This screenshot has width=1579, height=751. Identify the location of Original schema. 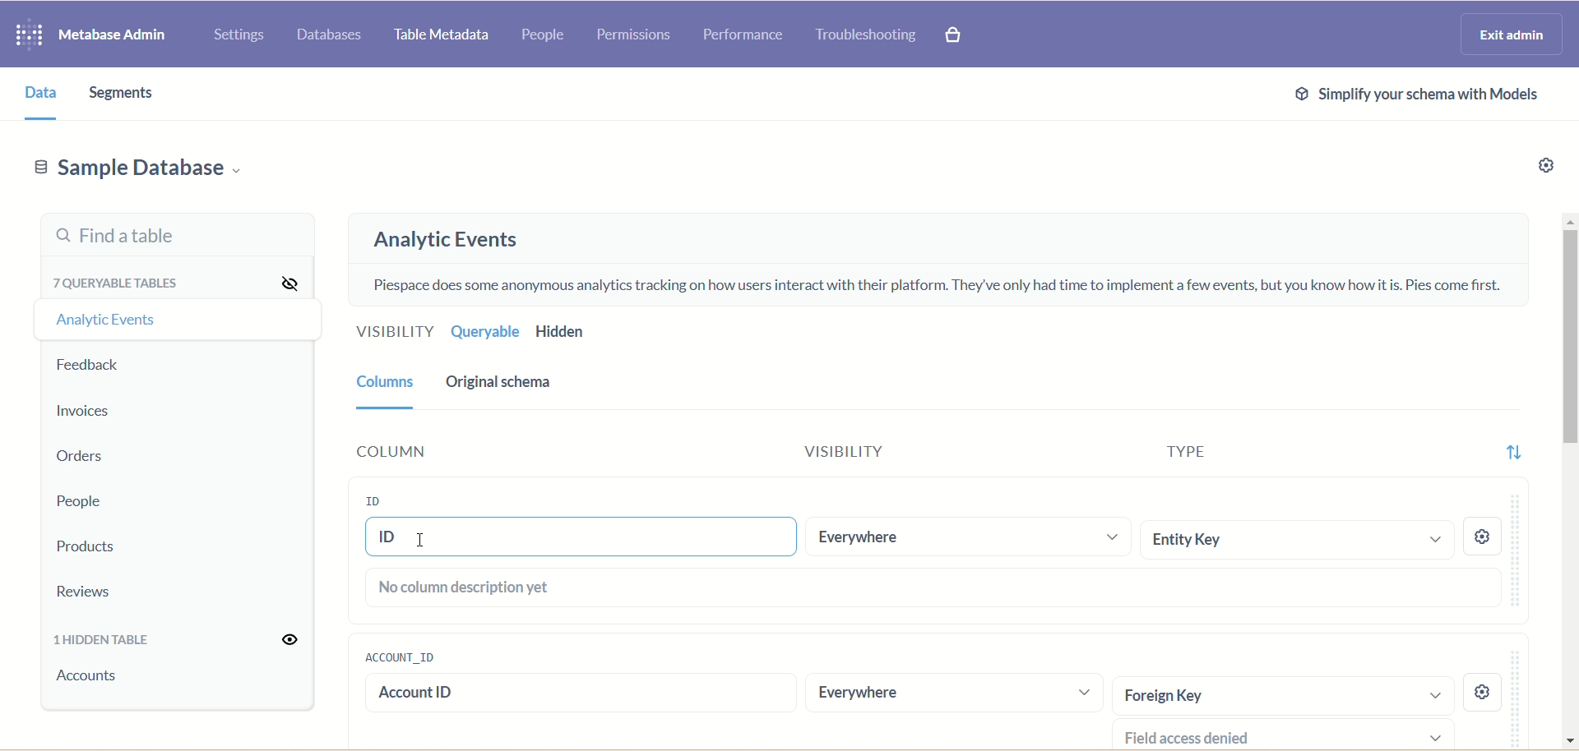
(537, 383).